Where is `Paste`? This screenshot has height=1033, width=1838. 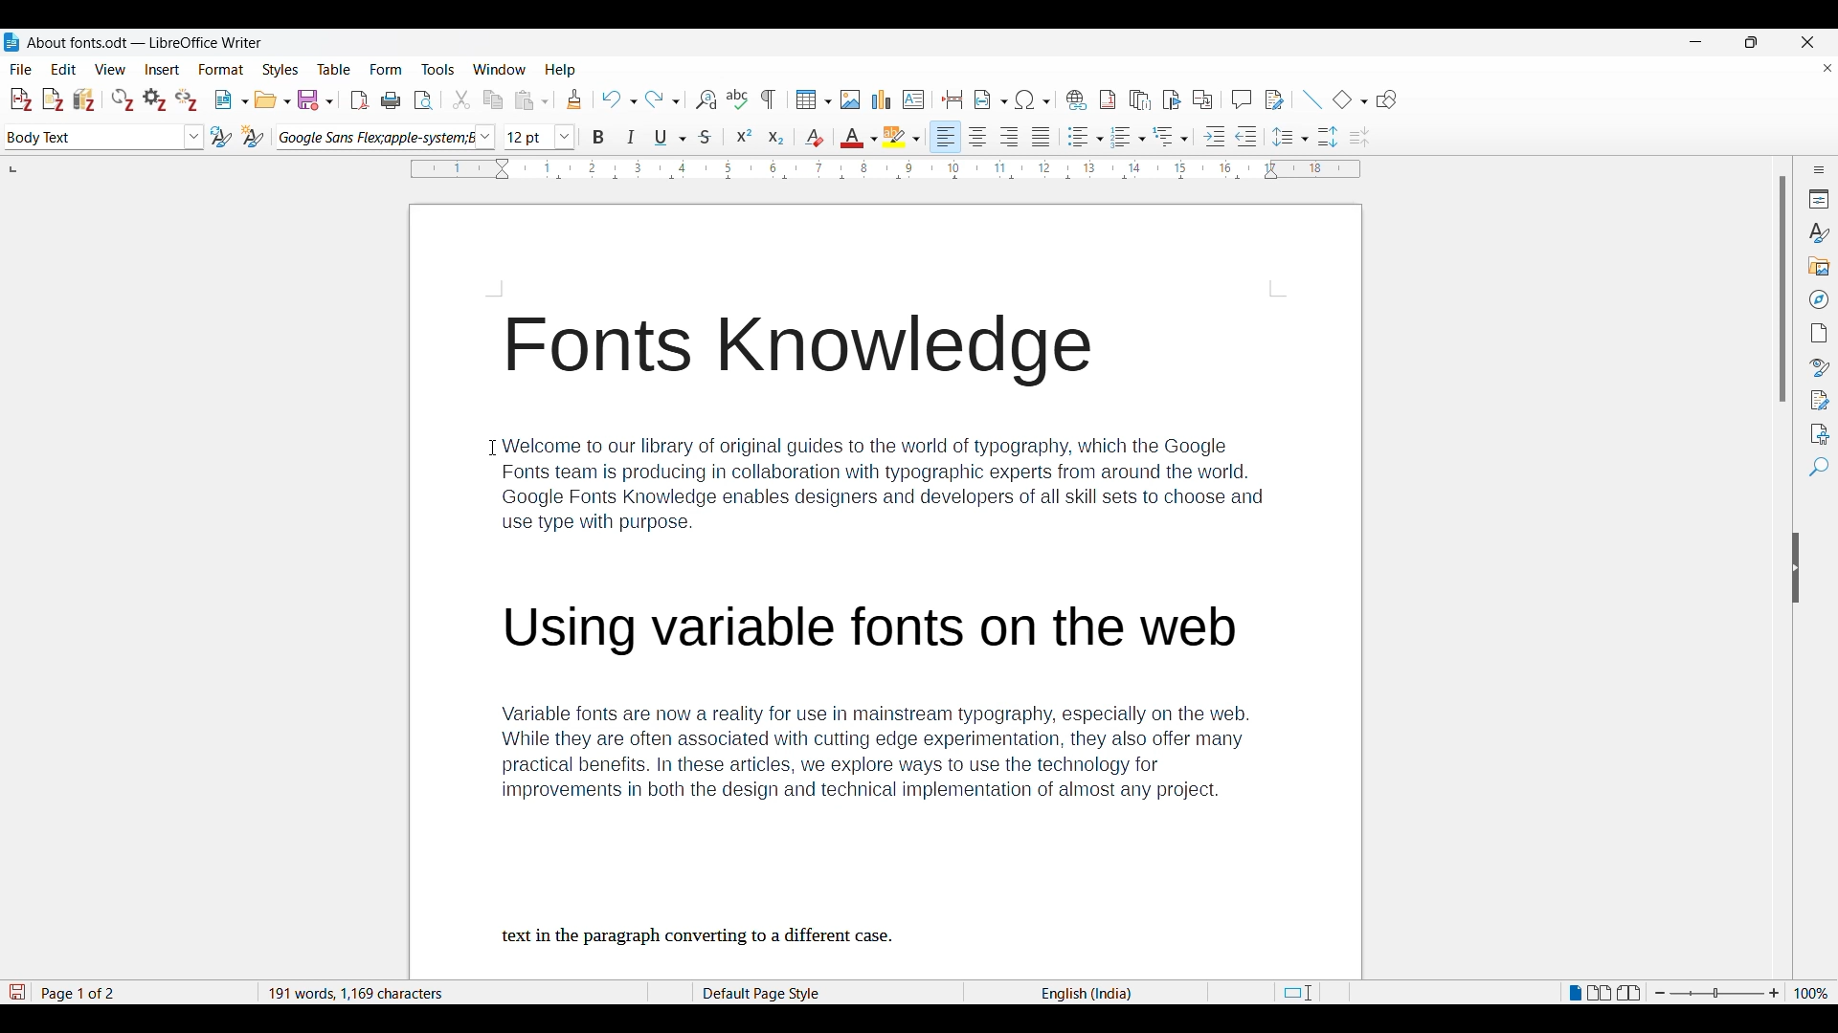
Paste is located at coordinates (531, 99).